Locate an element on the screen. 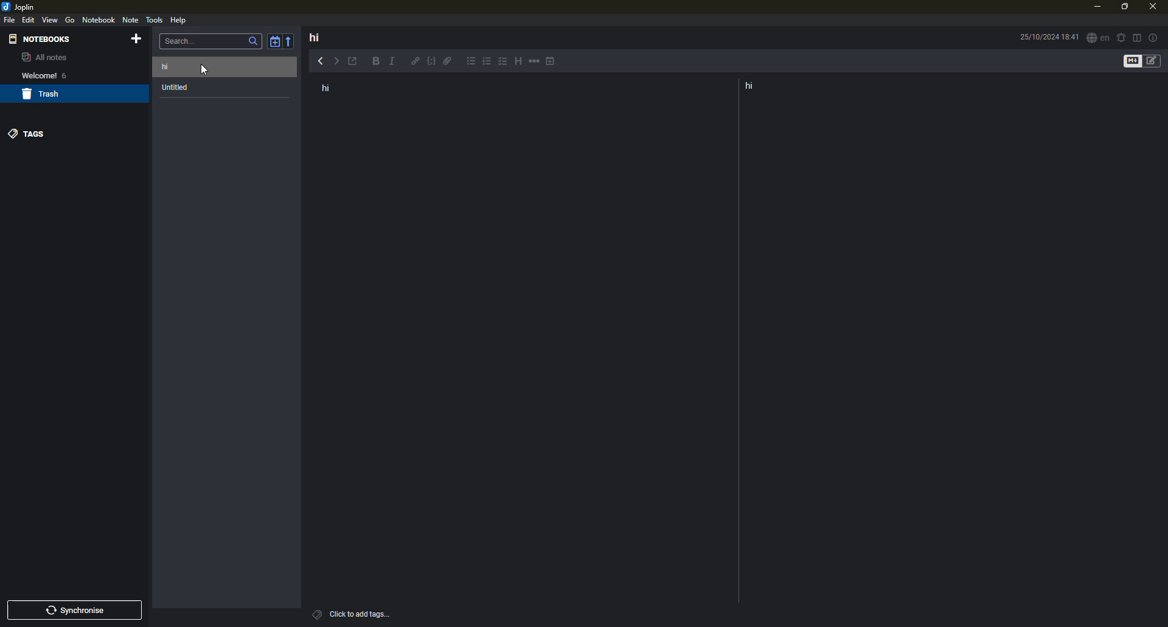  toggle external editing is located at coordinates (356, 62).